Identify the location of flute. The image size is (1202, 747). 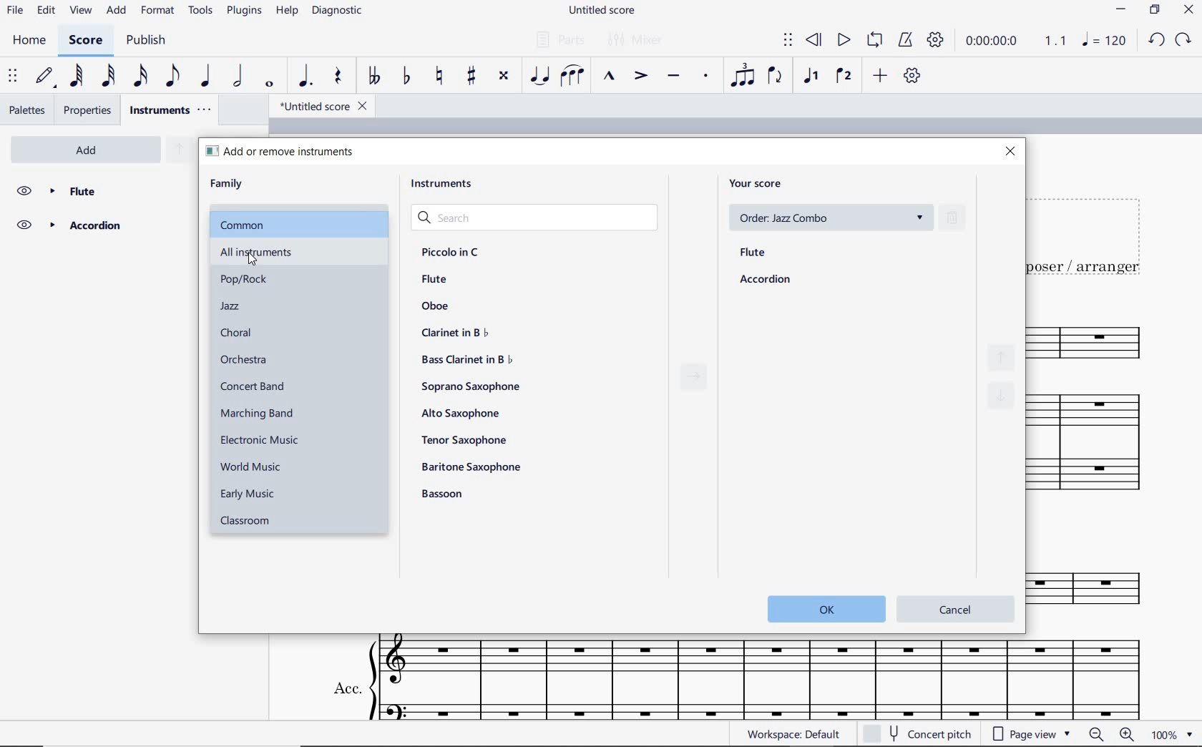
(435, 280).